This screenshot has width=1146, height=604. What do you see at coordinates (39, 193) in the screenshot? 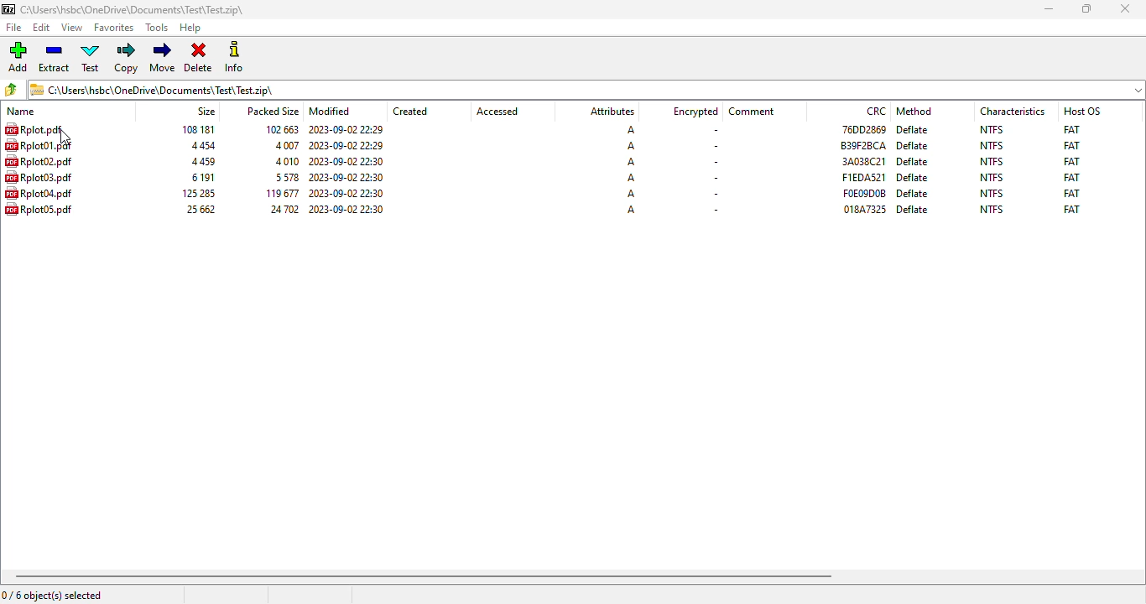
I see `file` at bounding box center [39, 193].